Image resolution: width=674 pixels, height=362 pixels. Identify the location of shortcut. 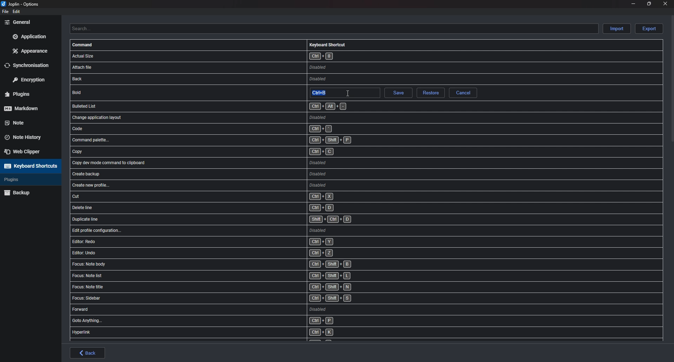
(240, 186).